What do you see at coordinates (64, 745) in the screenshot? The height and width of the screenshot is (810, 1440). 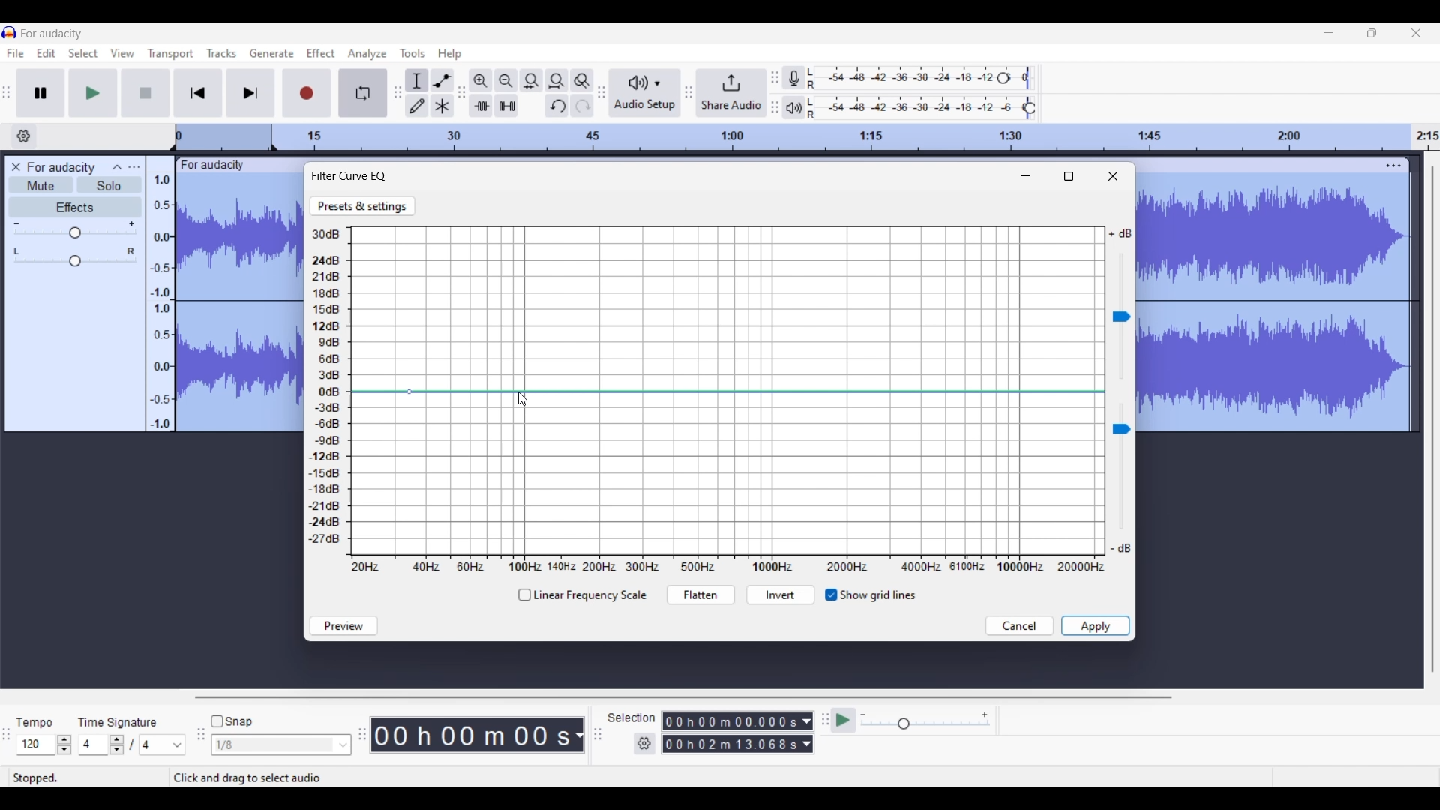 I see `Increase/Decrease tempo` at bounding box center [64, 745].